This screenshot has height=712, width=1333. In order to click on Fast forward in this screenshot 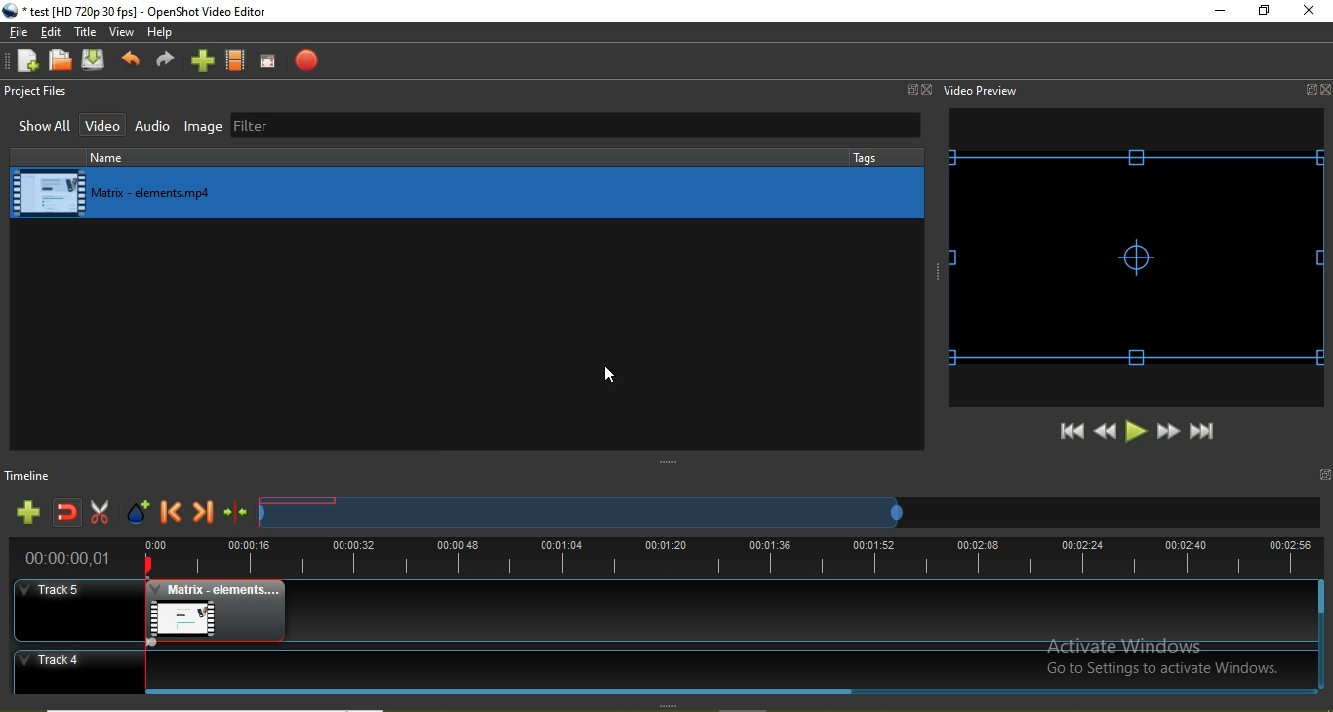, I will do `click(1169, 432)`.